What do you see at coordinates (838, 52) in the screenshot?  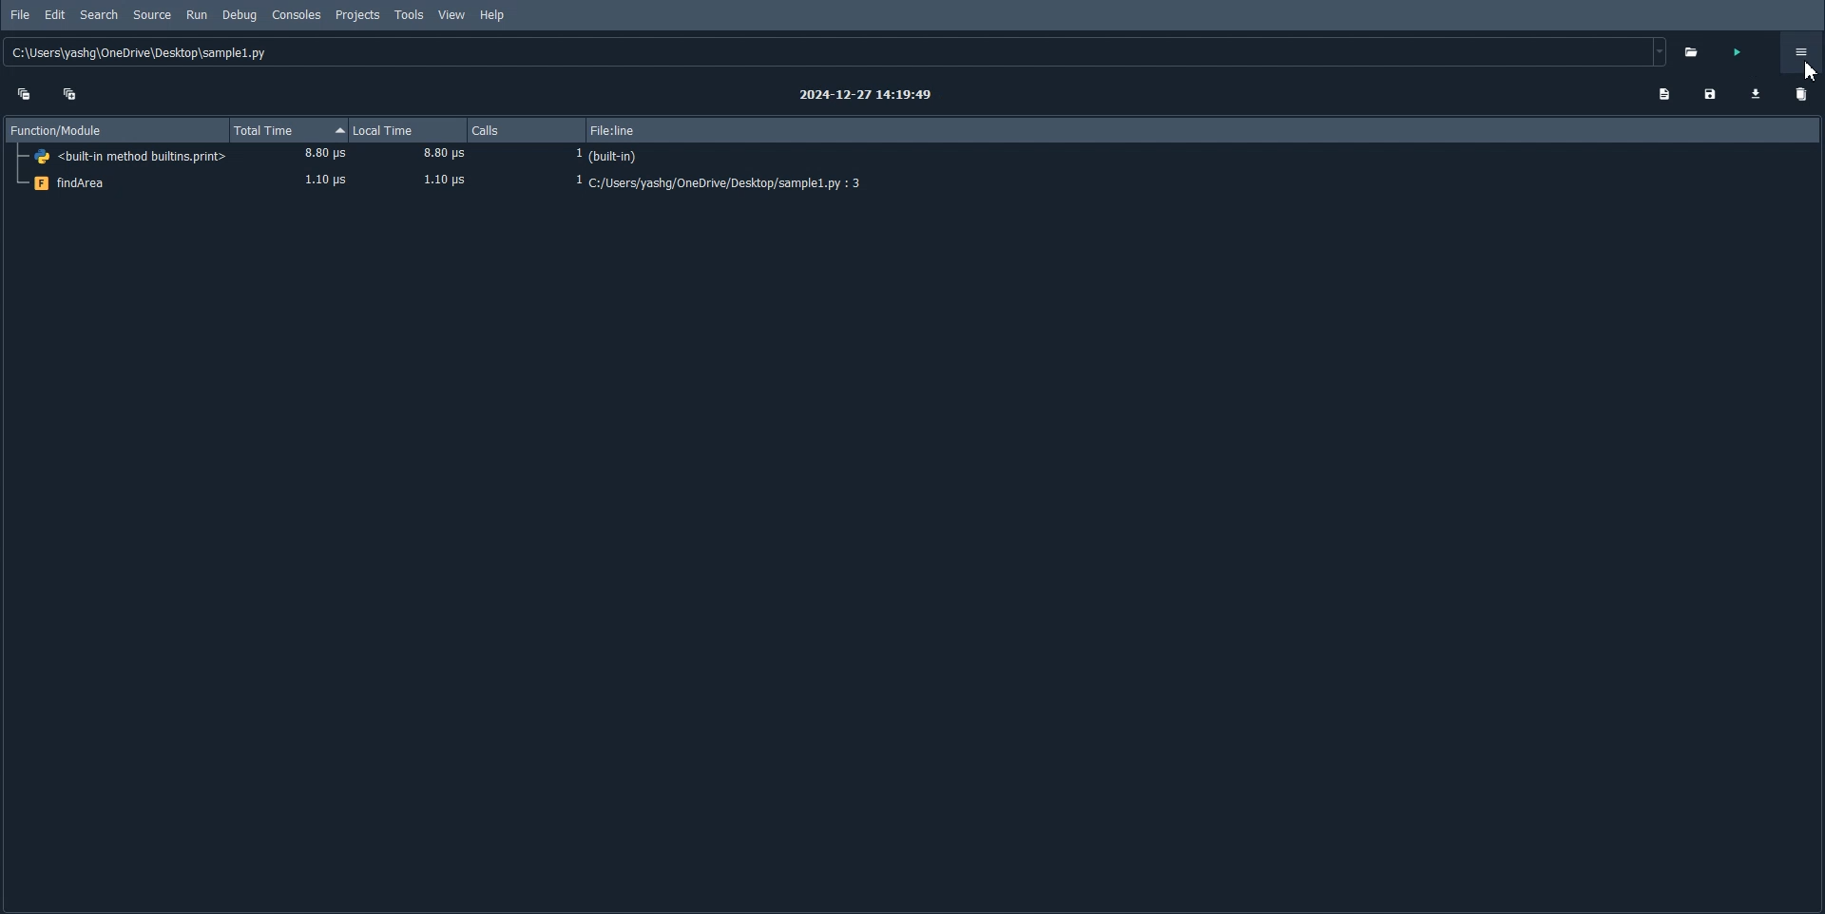 I see `File path address` at bounding box center [838, 52].